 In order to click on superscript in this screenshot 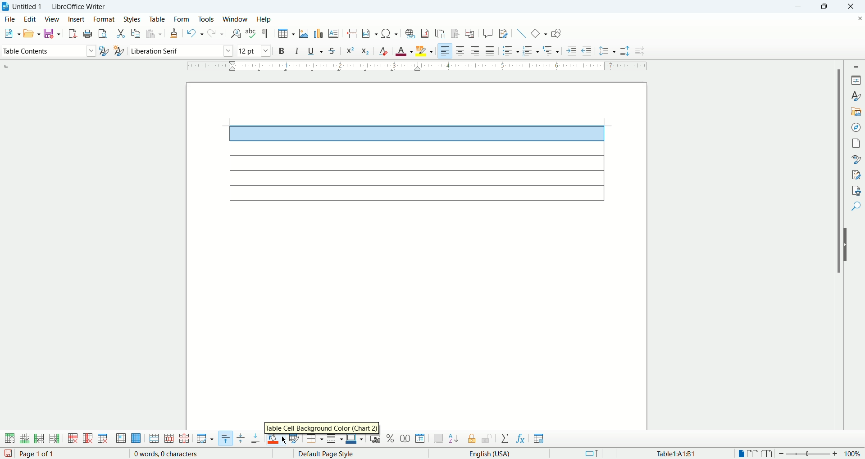, I will do `click(350, 51)`.